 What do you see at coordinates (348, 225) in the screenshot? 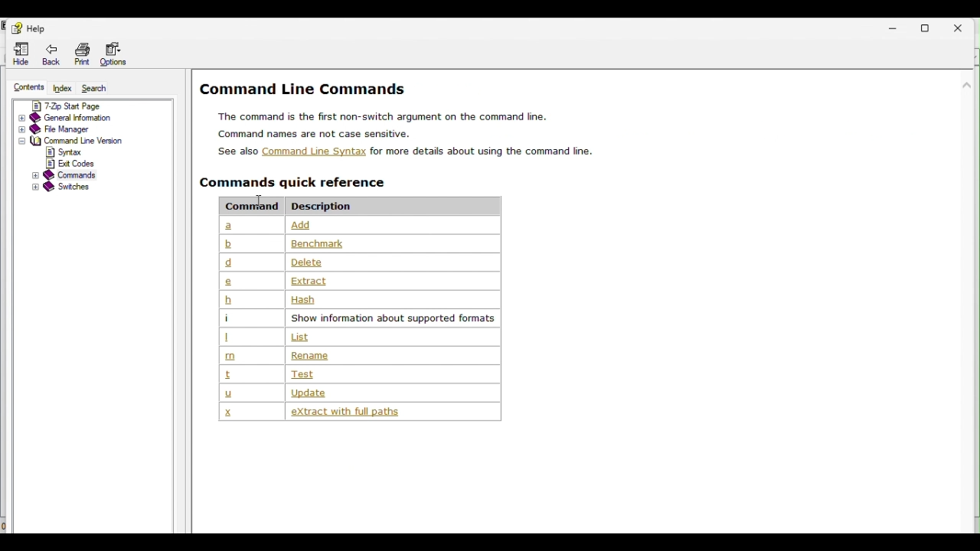
I see `description` at bounding box center [348, 225].